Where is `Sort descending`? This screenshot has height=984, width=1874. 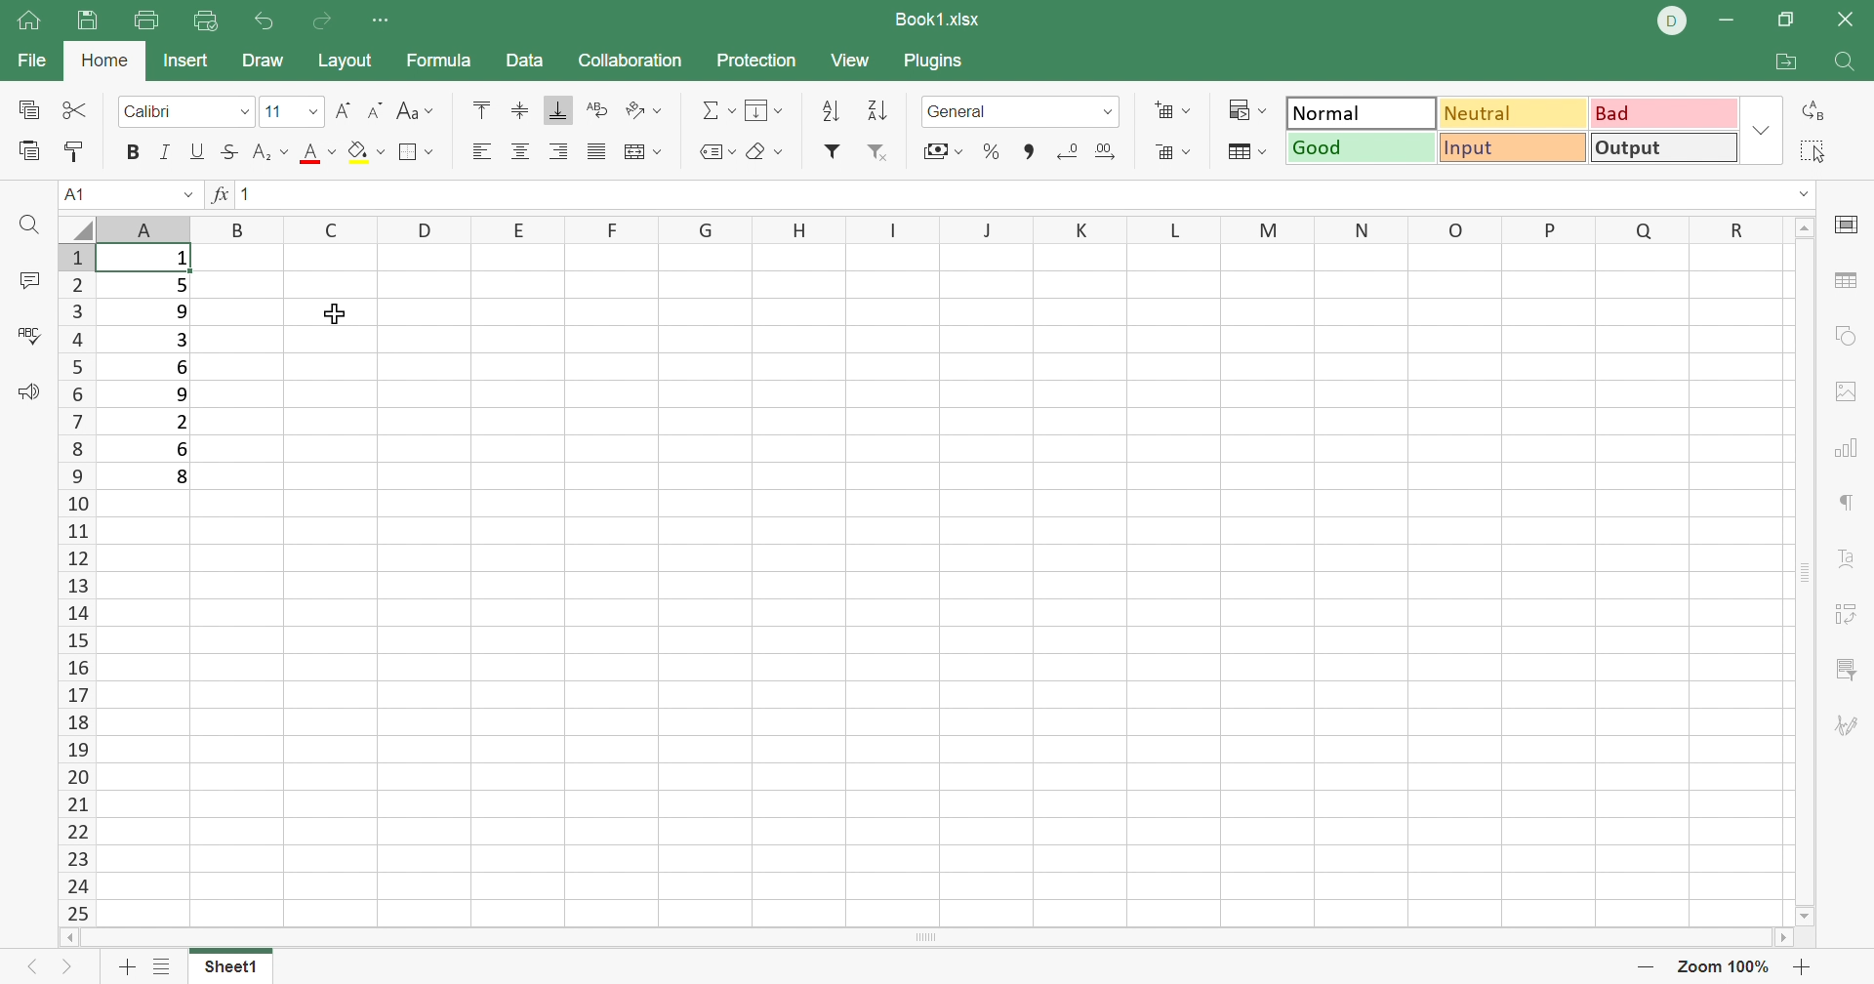
Sort descending is located at coordinates (876, 109).